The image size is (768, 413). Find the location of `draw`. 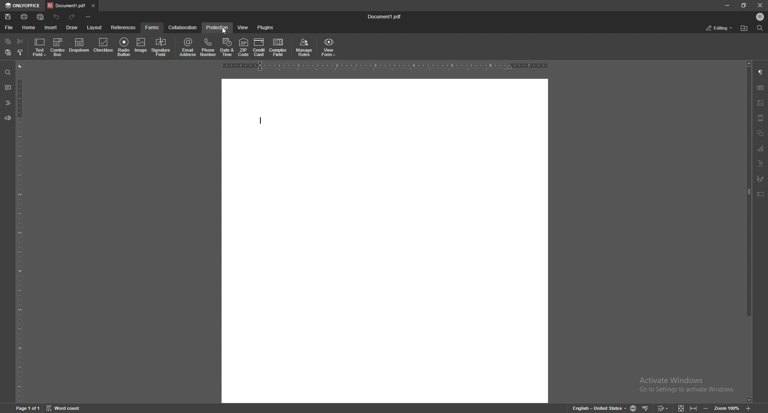

draw is located at coordinates (72, 27).